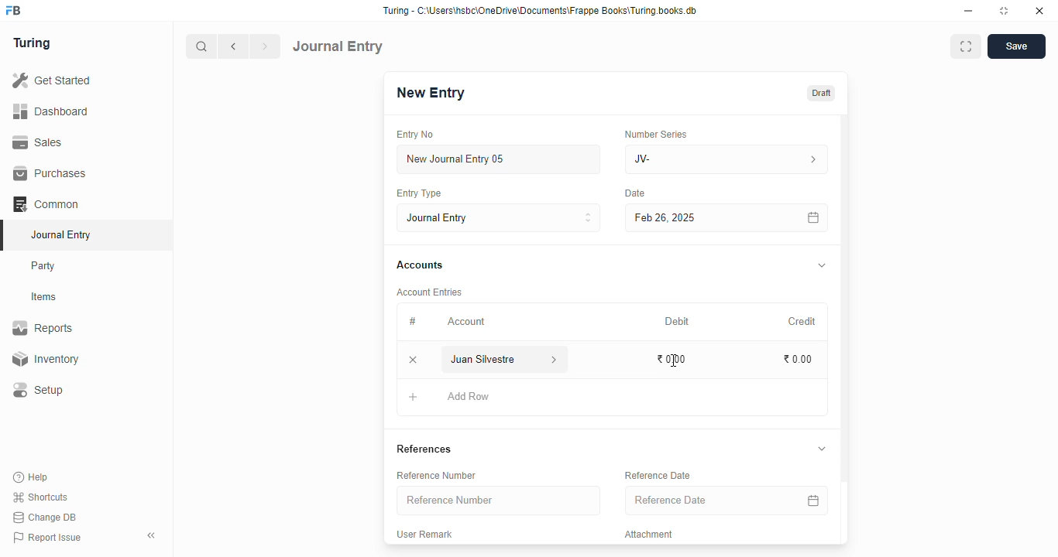 The width and height of the screenshot is (1058, 557). Describe the element at coordinates (429, 292) in the screenshot. I see `account entries` at that location.